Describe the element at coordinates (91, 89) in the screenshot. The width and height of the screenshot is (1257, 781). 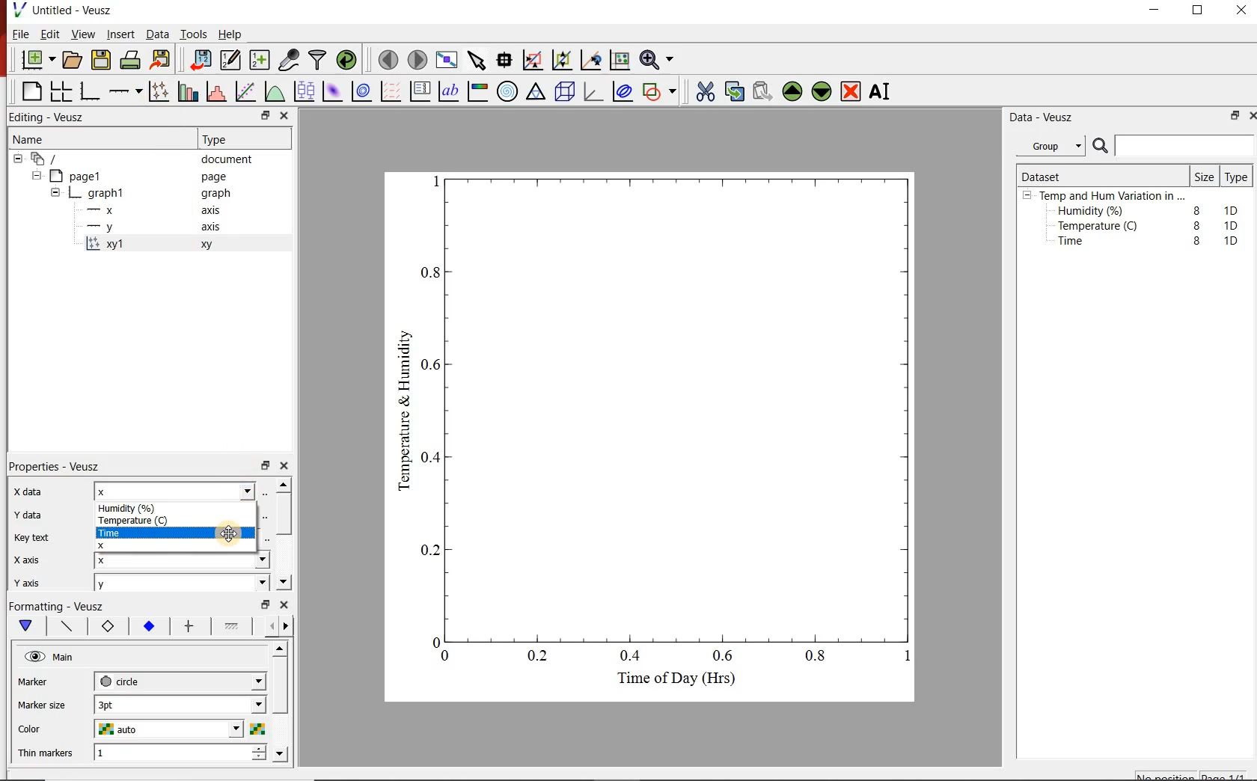
I see `base graph` at that location.